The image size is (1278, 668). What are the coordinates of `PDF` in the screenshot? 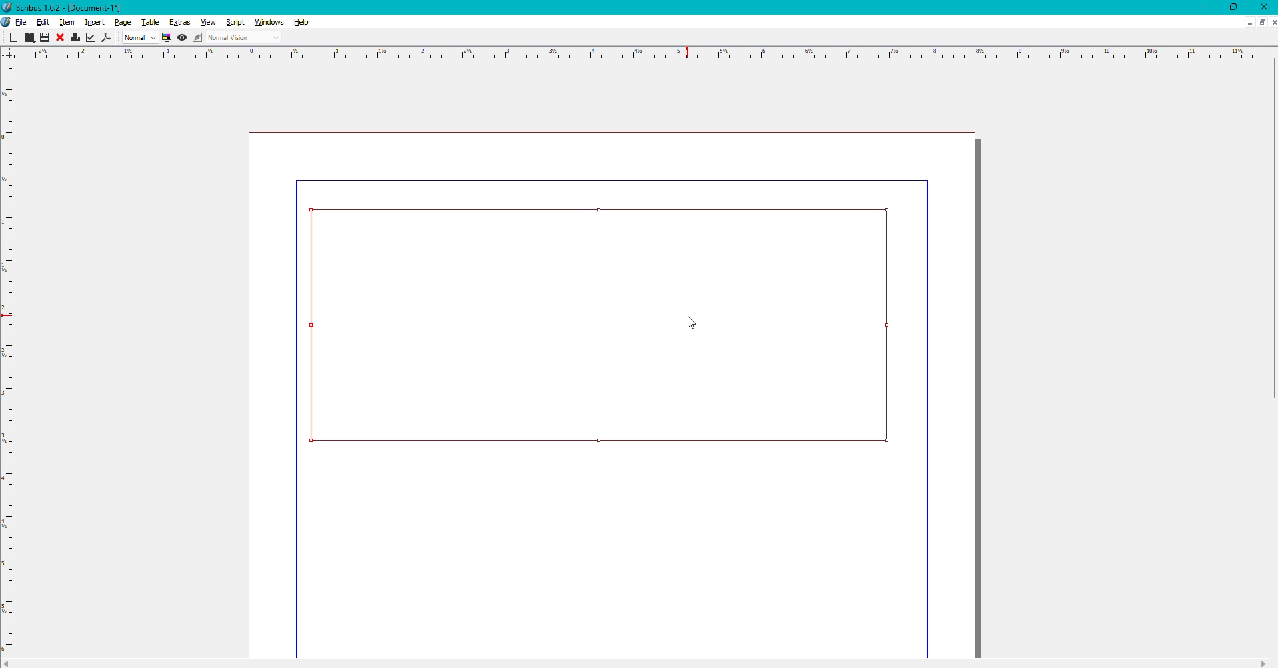 It's located at (107, 38).